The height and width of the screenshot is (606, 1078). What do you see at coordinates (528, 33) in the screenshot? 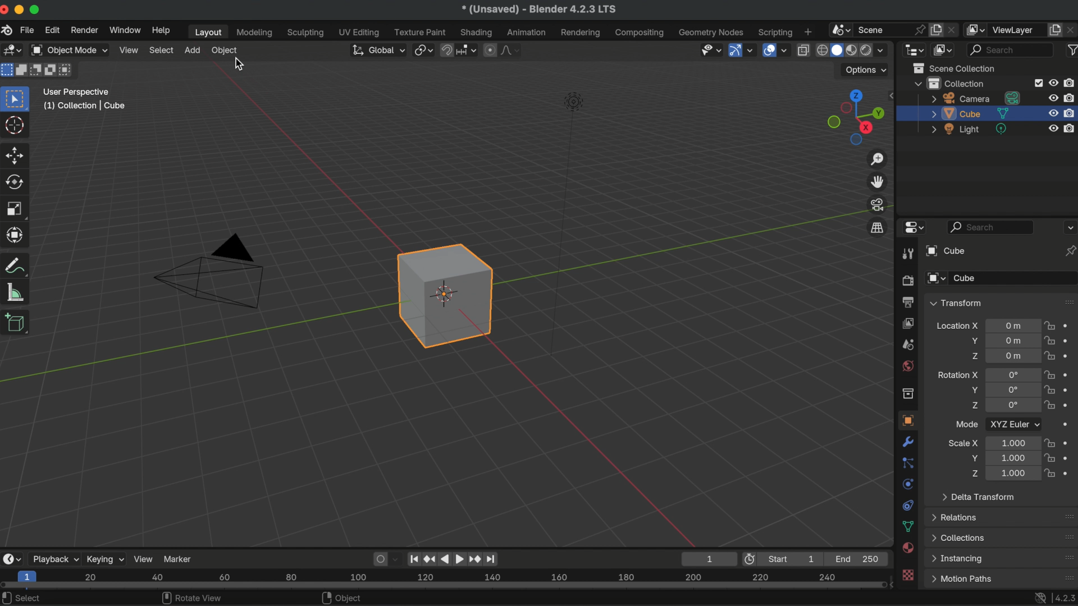
I see `animation` at bounding box center [528, 33].